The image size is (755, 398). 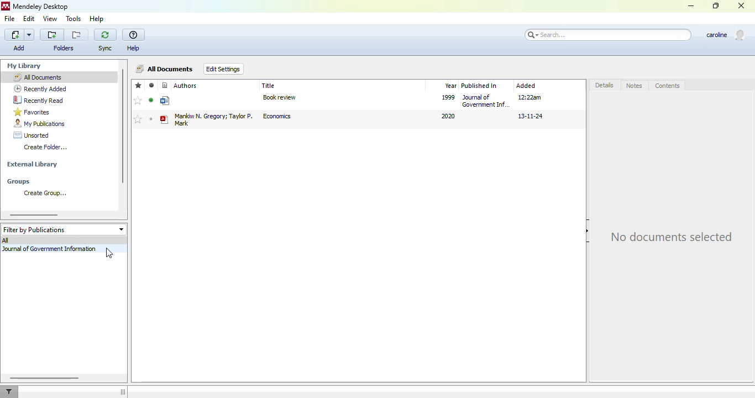 What do you see at coordinates (166, 101) in the screenshot?
I see `generic` at bounding box center [166, 101].